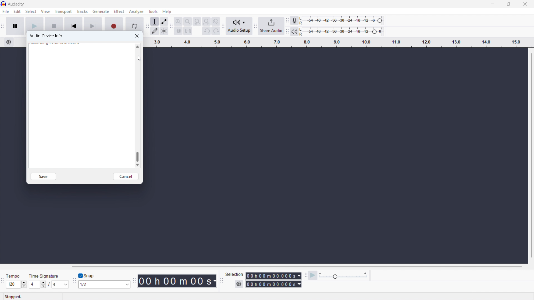 The image size is (534, 300). What do you see at coordinates (137, 36) in the screenshot?
I see `close` at bounding box center [137, 36].